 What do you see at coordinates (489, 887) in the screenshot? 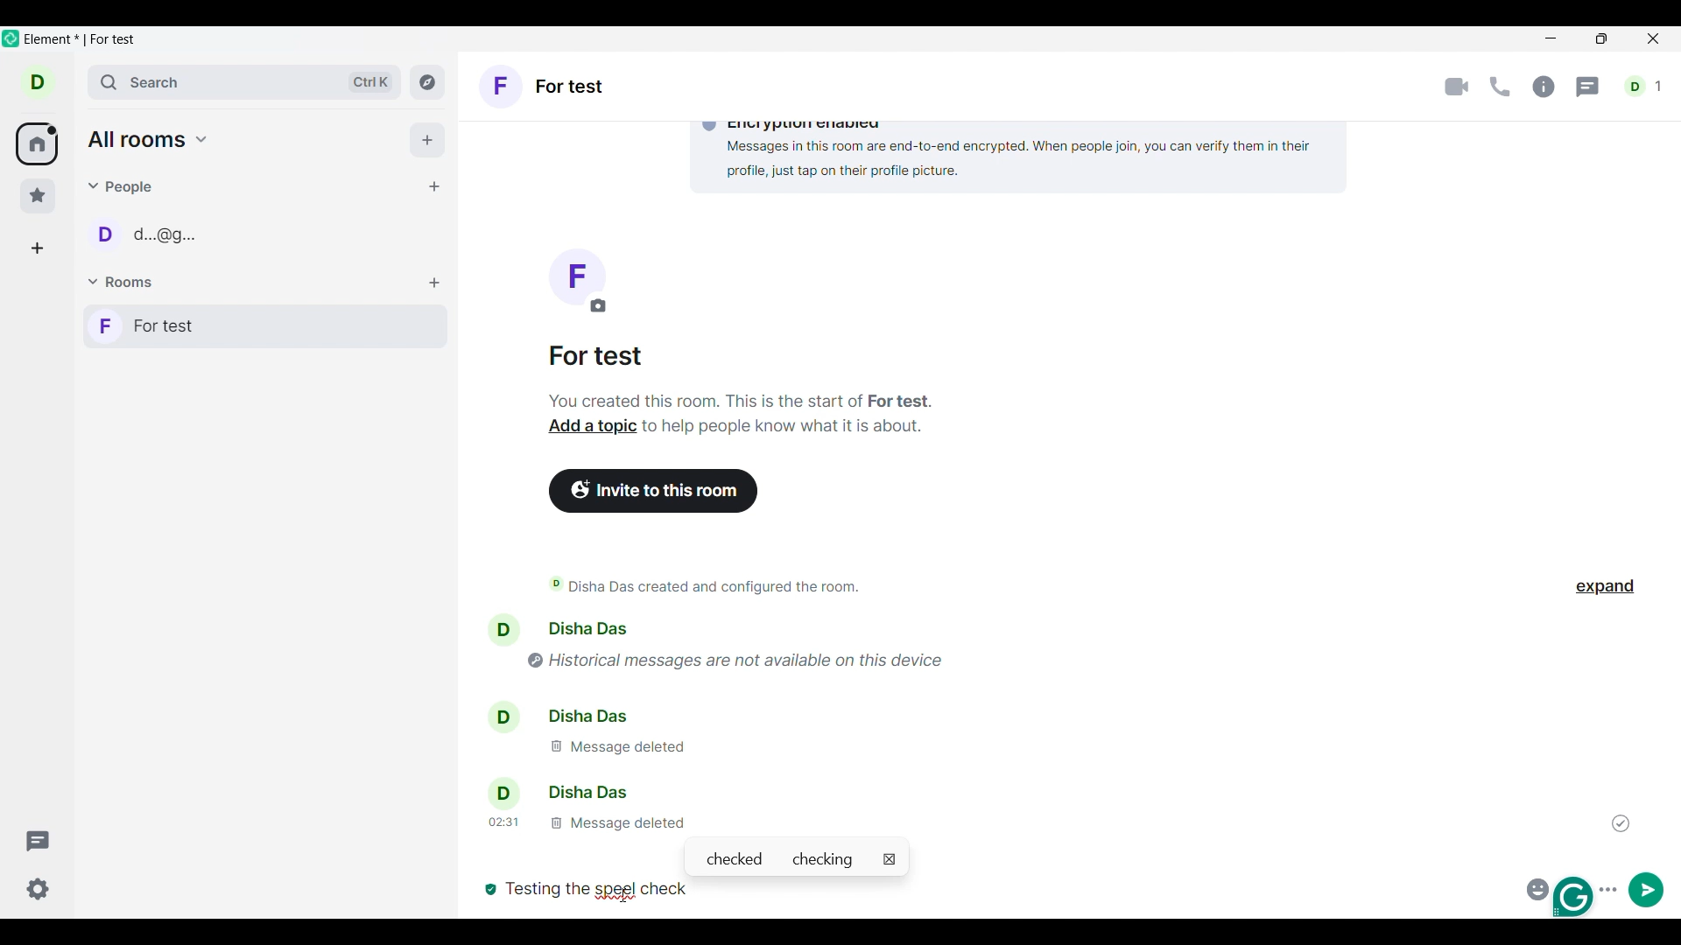
I see `everyone in this room is verified` at bounding box center [489, 887].